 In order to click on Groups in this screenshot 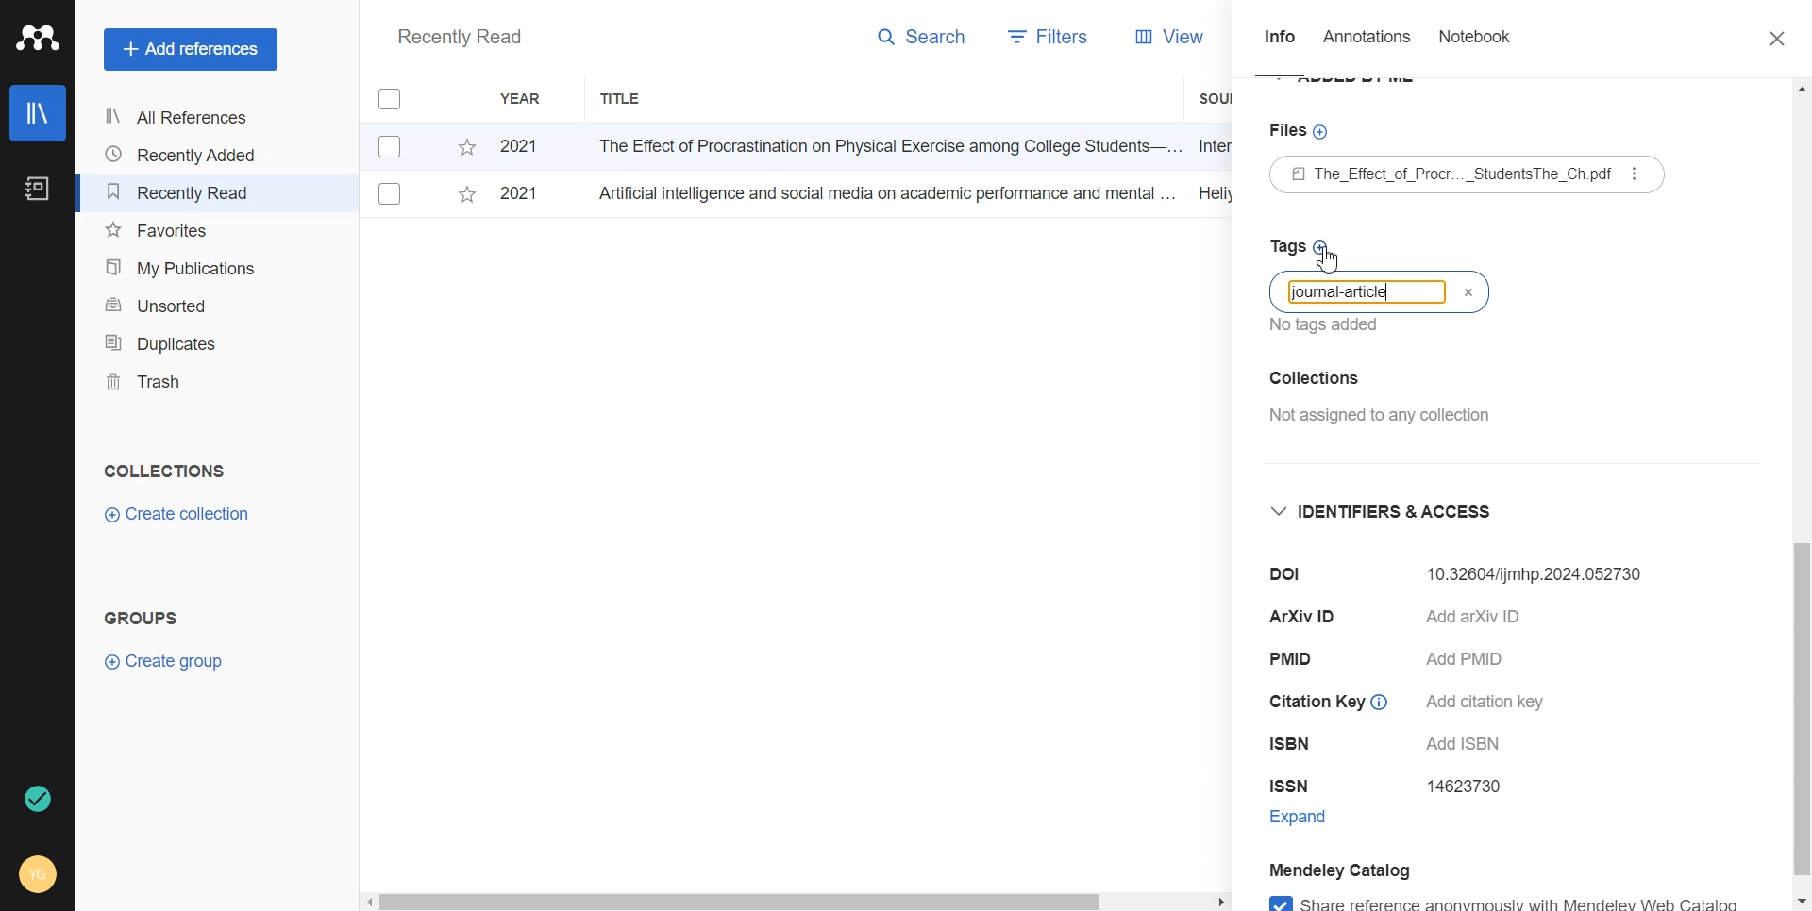, I will do `click(146, 618)`.